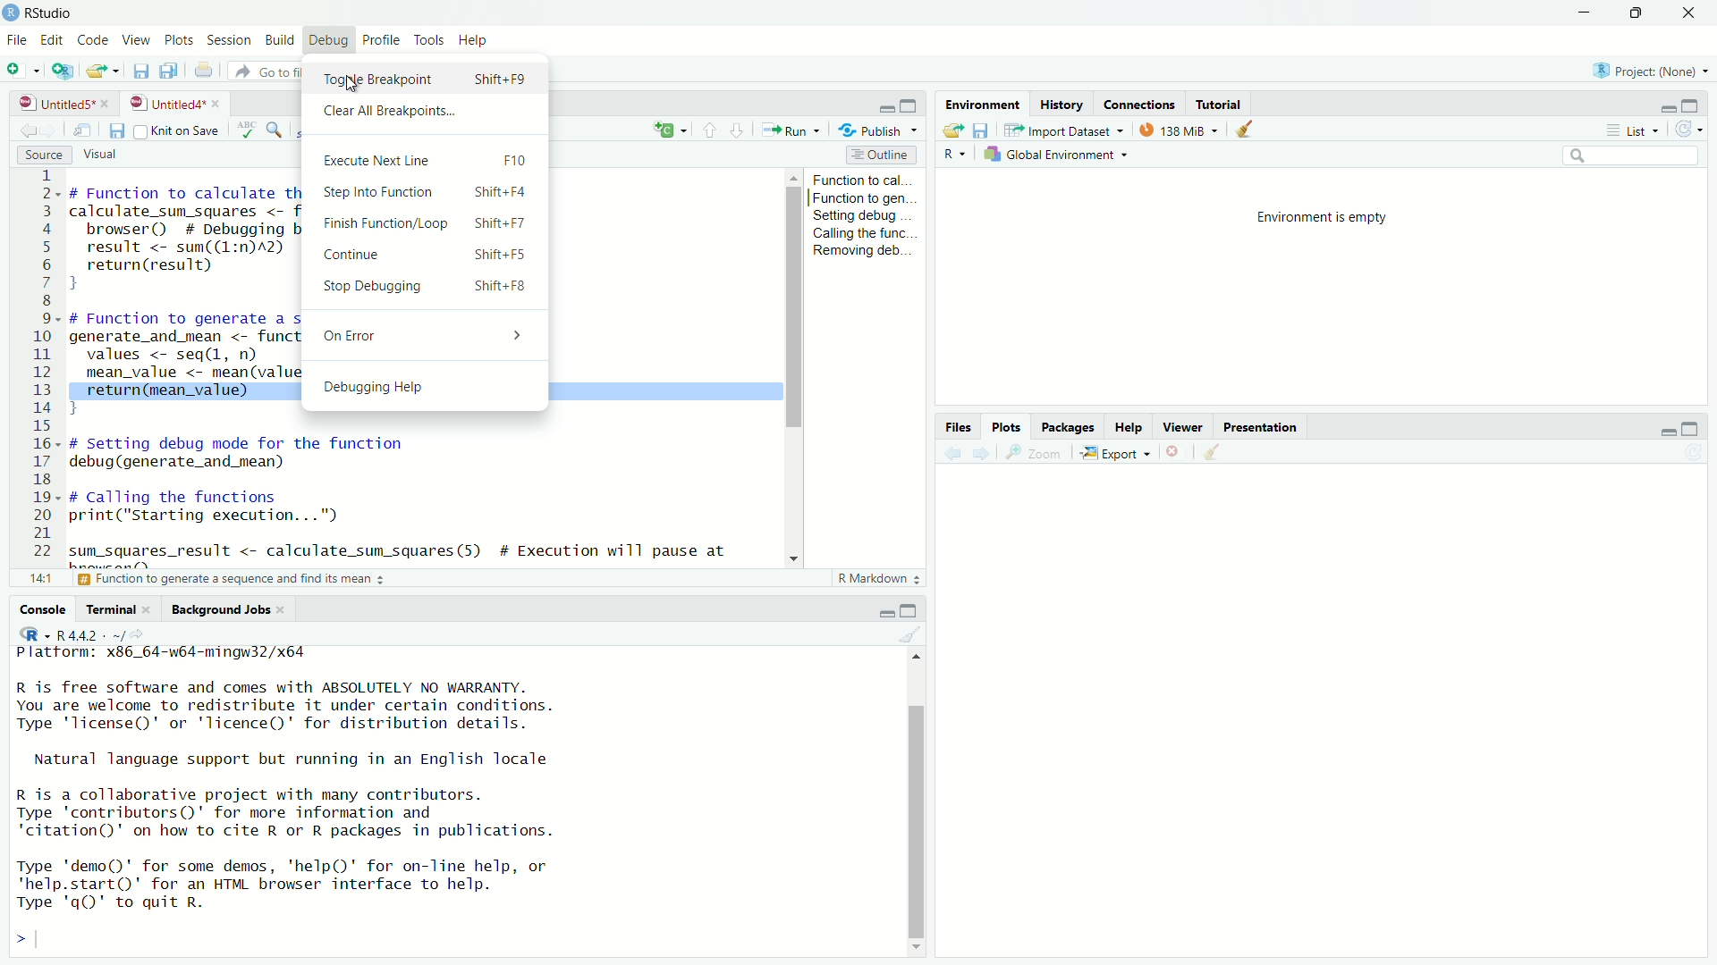  I want to click on maximize, so click(1697, 424).